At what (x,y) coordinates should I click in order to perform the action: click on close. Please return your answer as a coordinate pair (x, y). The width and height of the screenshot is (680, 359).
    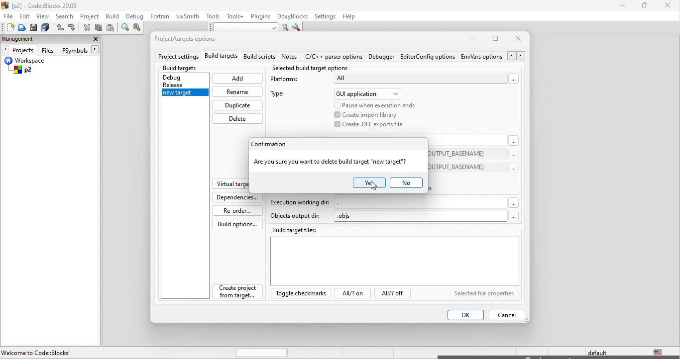
    Looking at the image, I should click on (668, 7).